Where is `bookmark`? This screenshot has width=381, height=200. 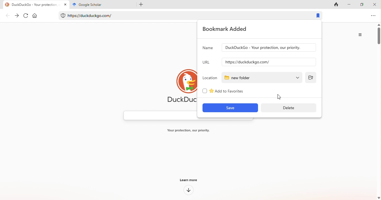 bookmark is located at coordinates (318, 16).